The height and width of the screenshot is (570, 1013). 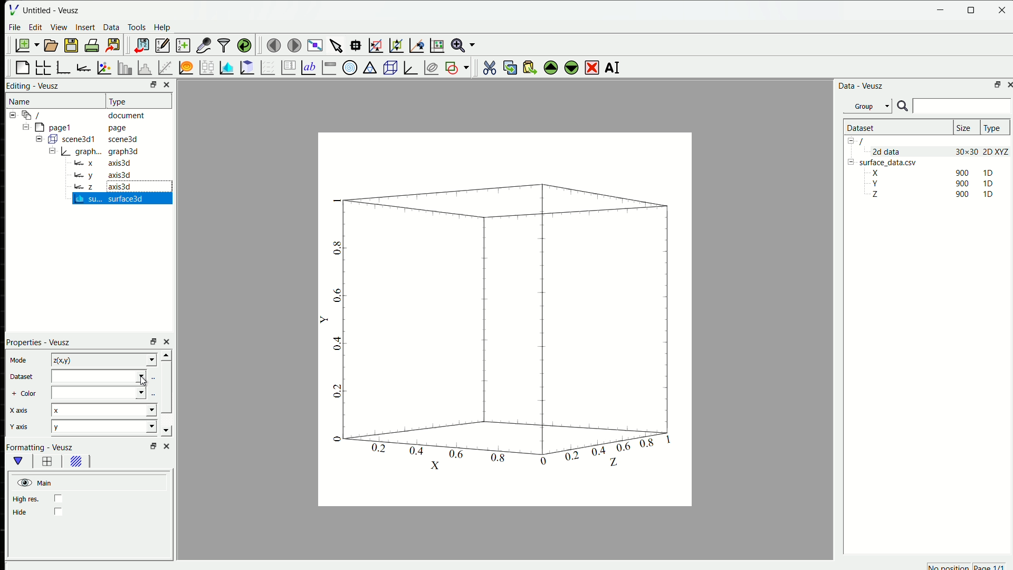 What do you see at coordinates (551, 67) in the screenshot?
I see `move the selected widget up` at bounding box center [551, 67].